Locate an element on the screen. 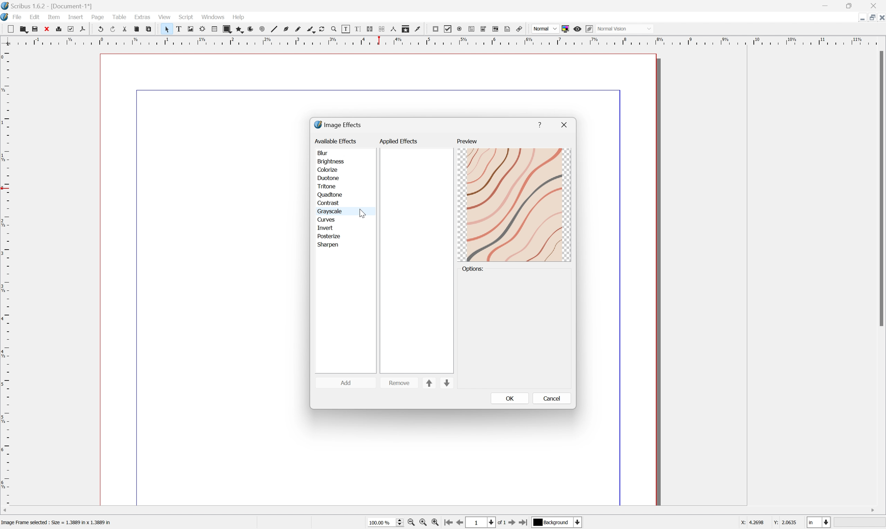 This screenshot has height=529, width=886. Select the current player is located at coordinates (556, 523).